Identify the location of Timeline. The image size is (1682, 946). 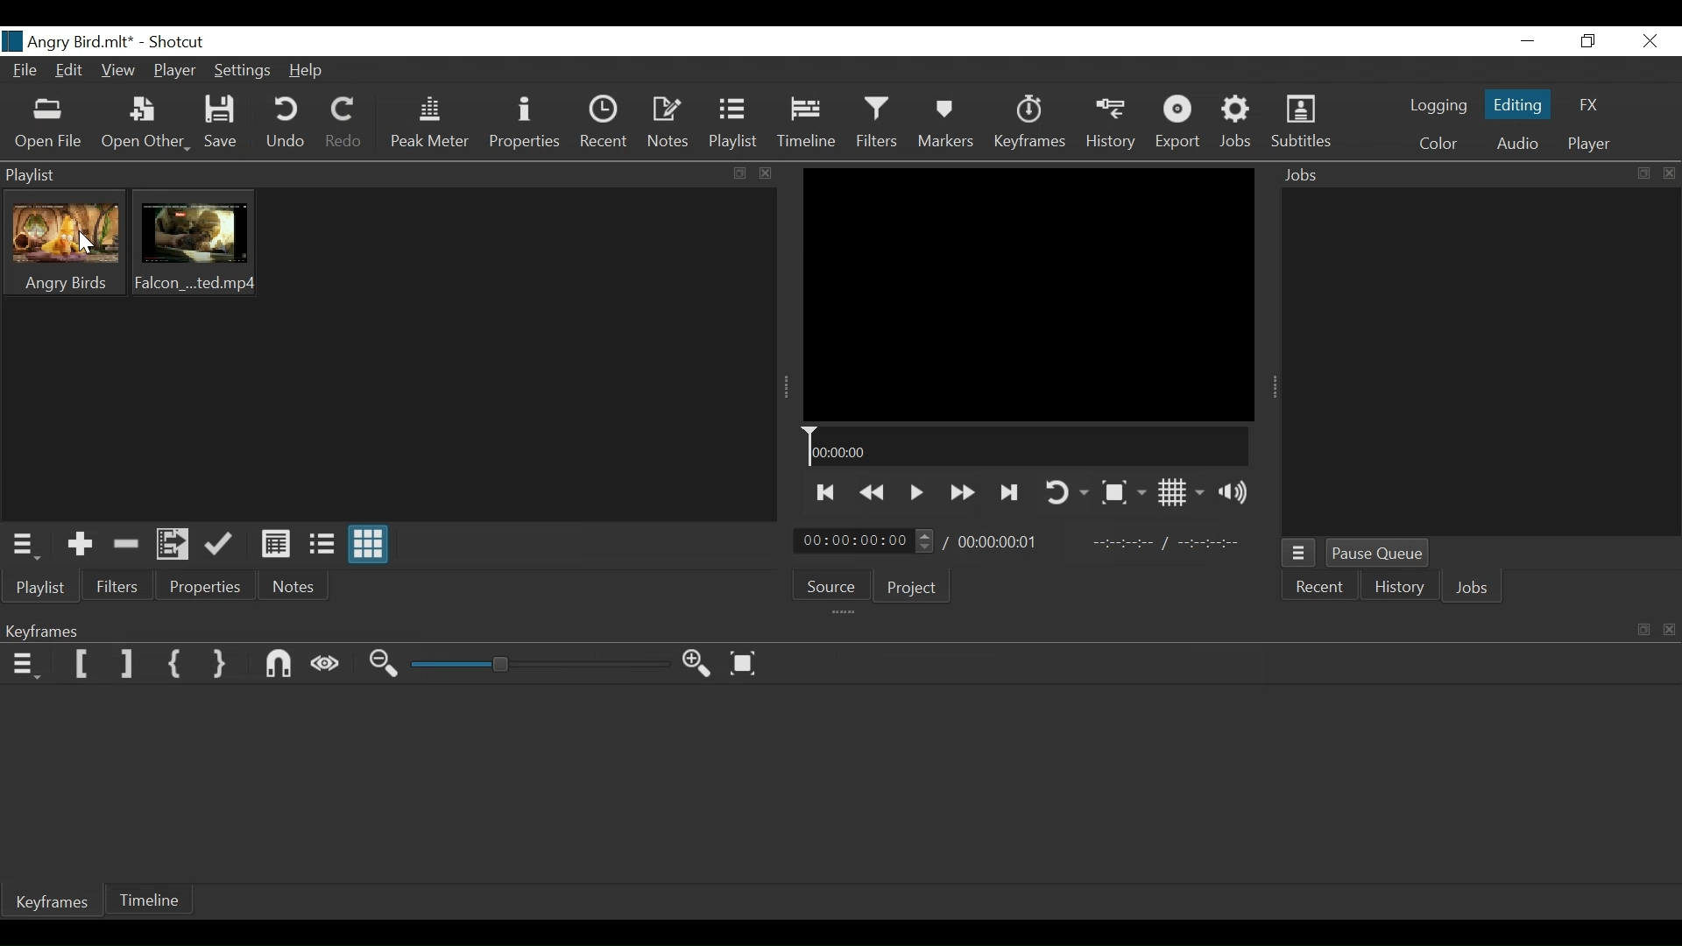
(152, 901).